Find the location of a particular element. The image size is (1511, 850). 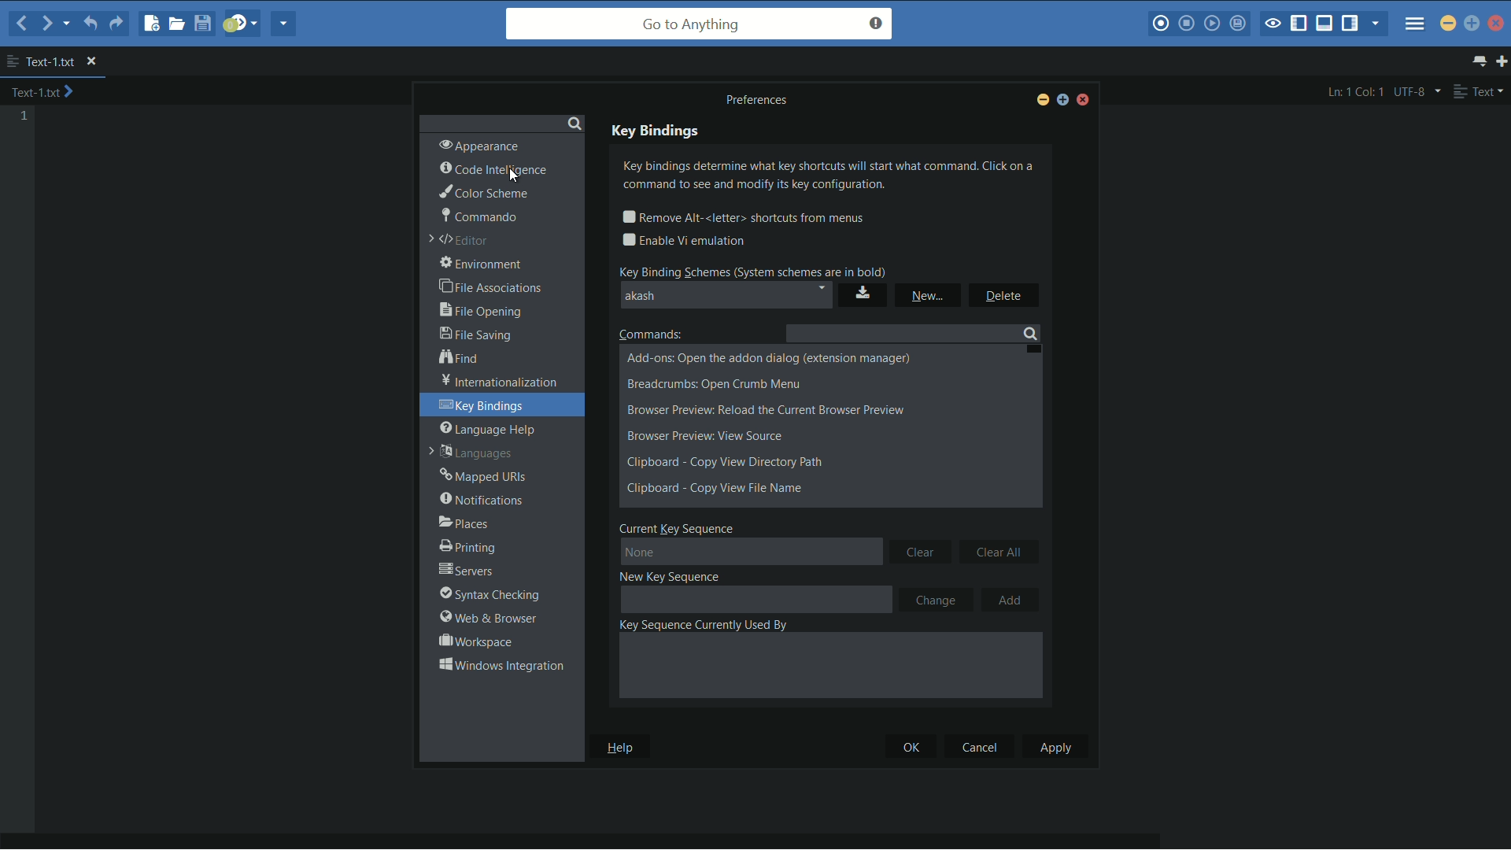

code intelligence is located at coordinates (495, 169).